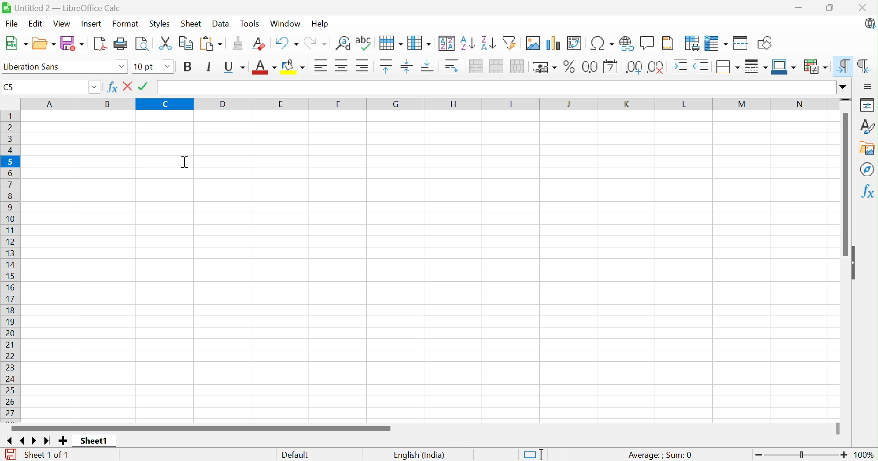 The image size is (878, 461). I want to click on Merge and center or unmerge cells depending on the current toggle state, so click(477, 67).